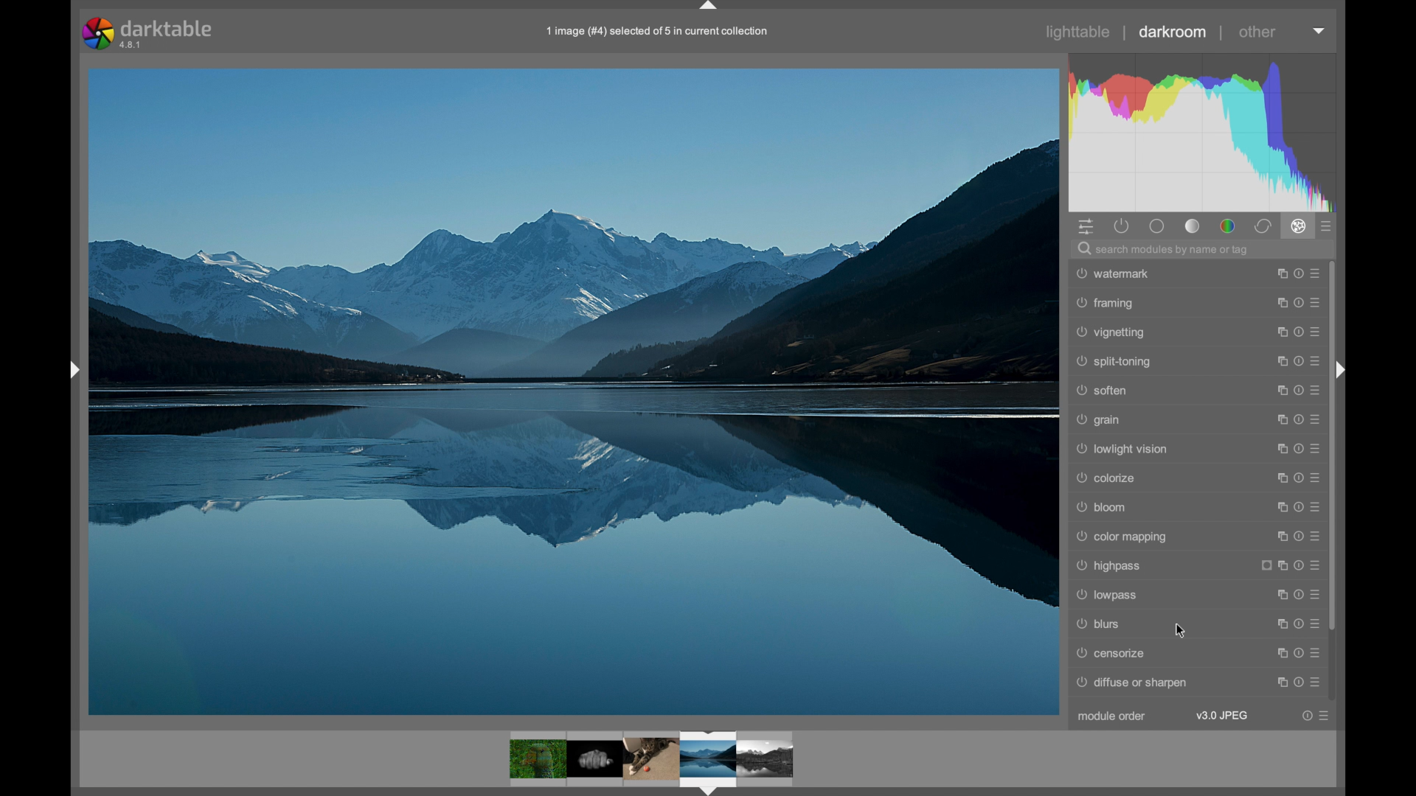 Image resolution: width=1416 pixels, height=796 pixels. I want to click on more options, so click(1315, 450).